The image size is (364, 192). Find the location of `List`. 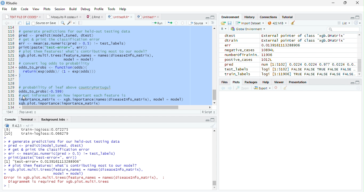

List is located at coordinates (343, 23).